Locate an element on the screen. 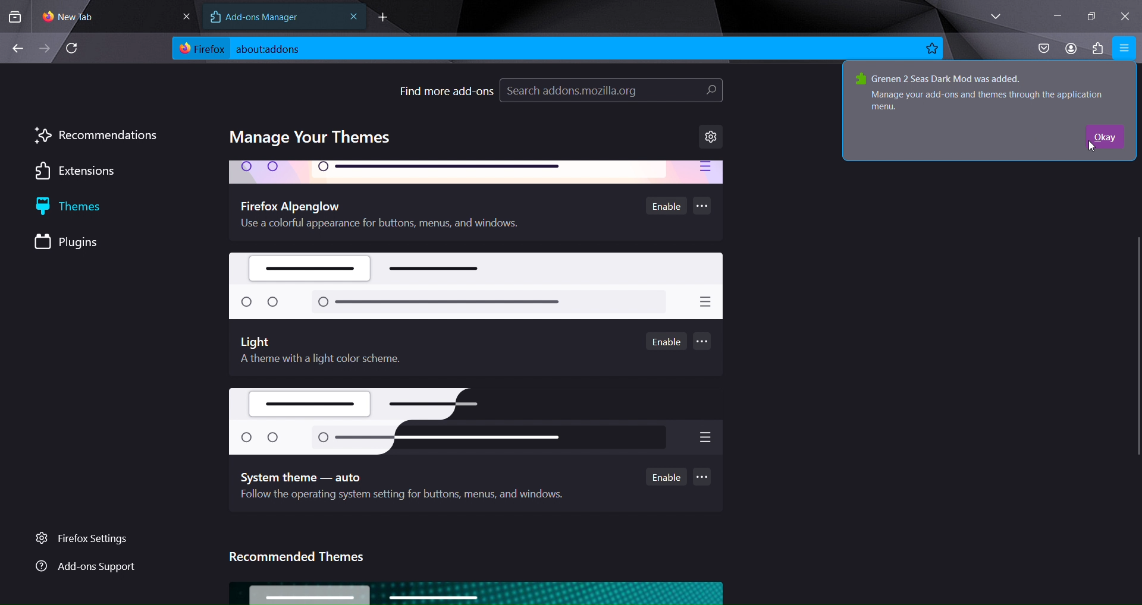 This screenshot has width=1142, height=605. recommended themes is located at coordinates (299, 558).